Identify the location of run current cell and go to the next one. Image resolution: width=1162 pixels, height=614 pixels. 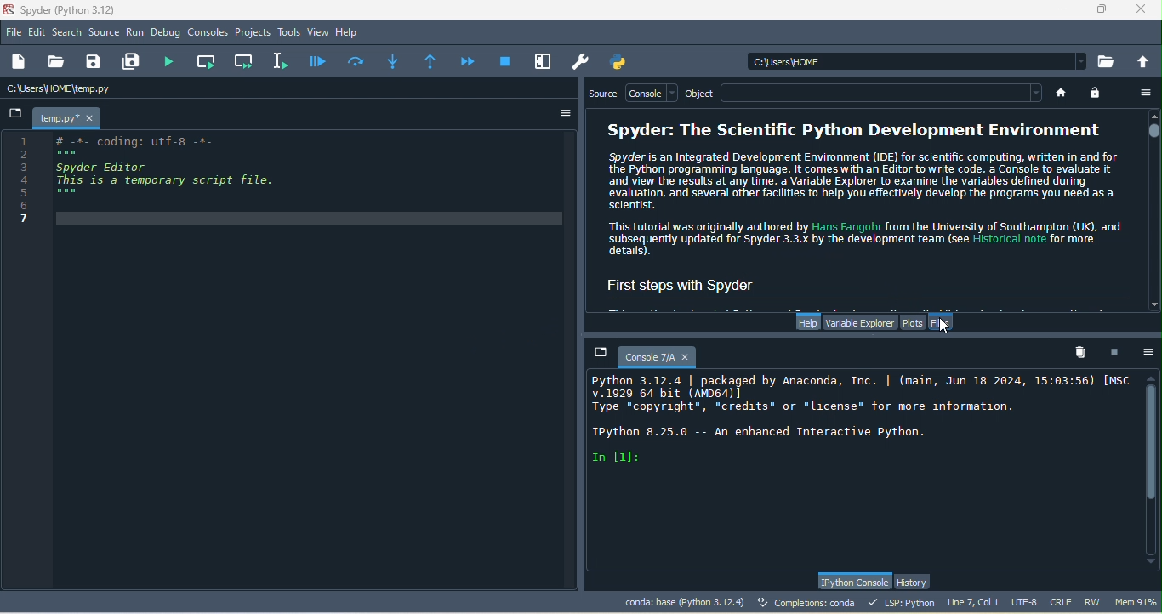
(245, 60).